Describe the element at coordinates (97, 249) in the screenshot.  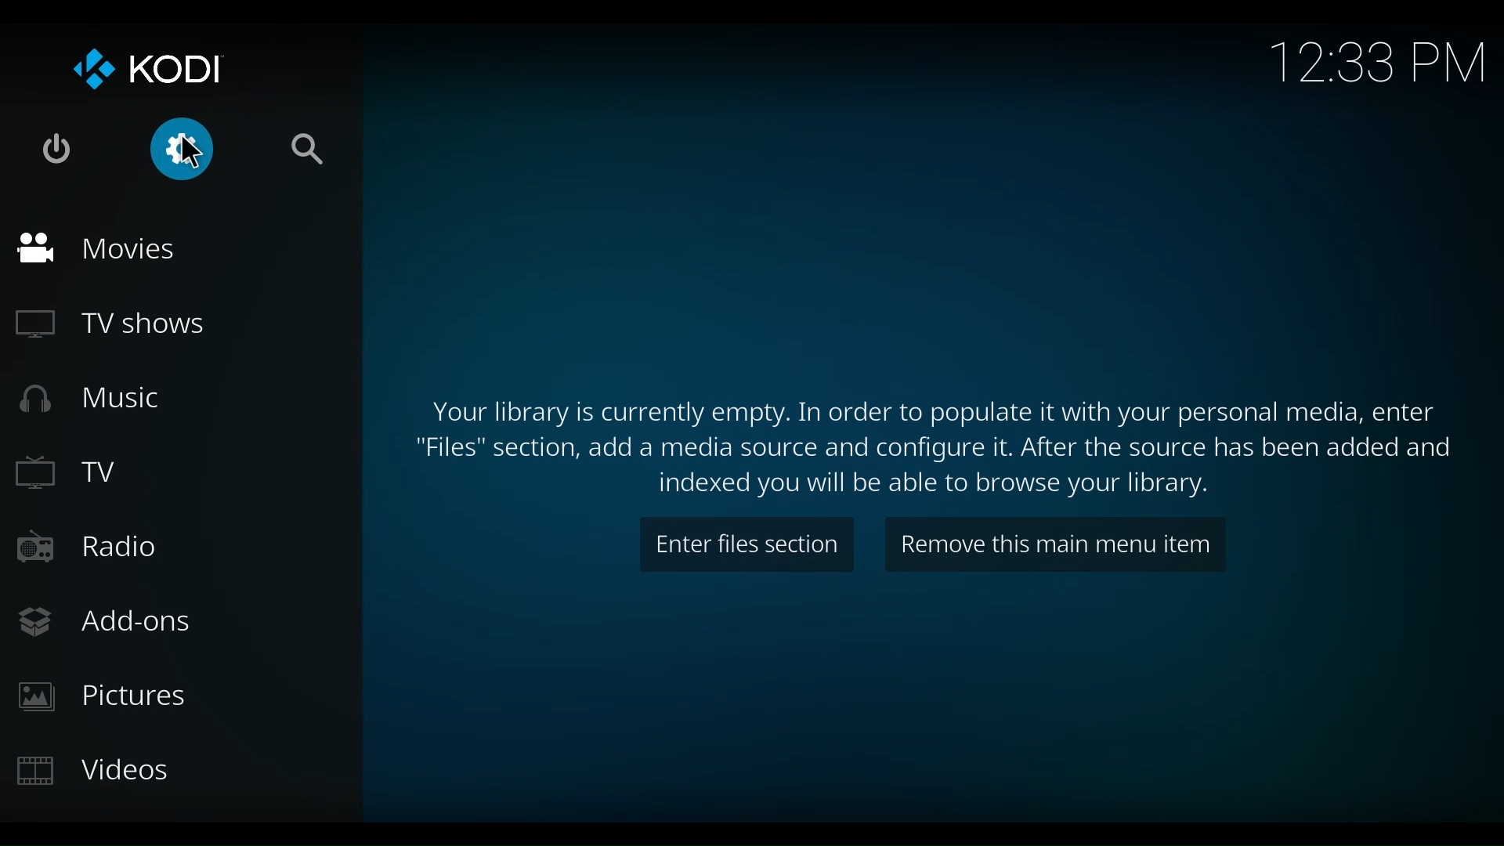
I see `Movies` at that location.